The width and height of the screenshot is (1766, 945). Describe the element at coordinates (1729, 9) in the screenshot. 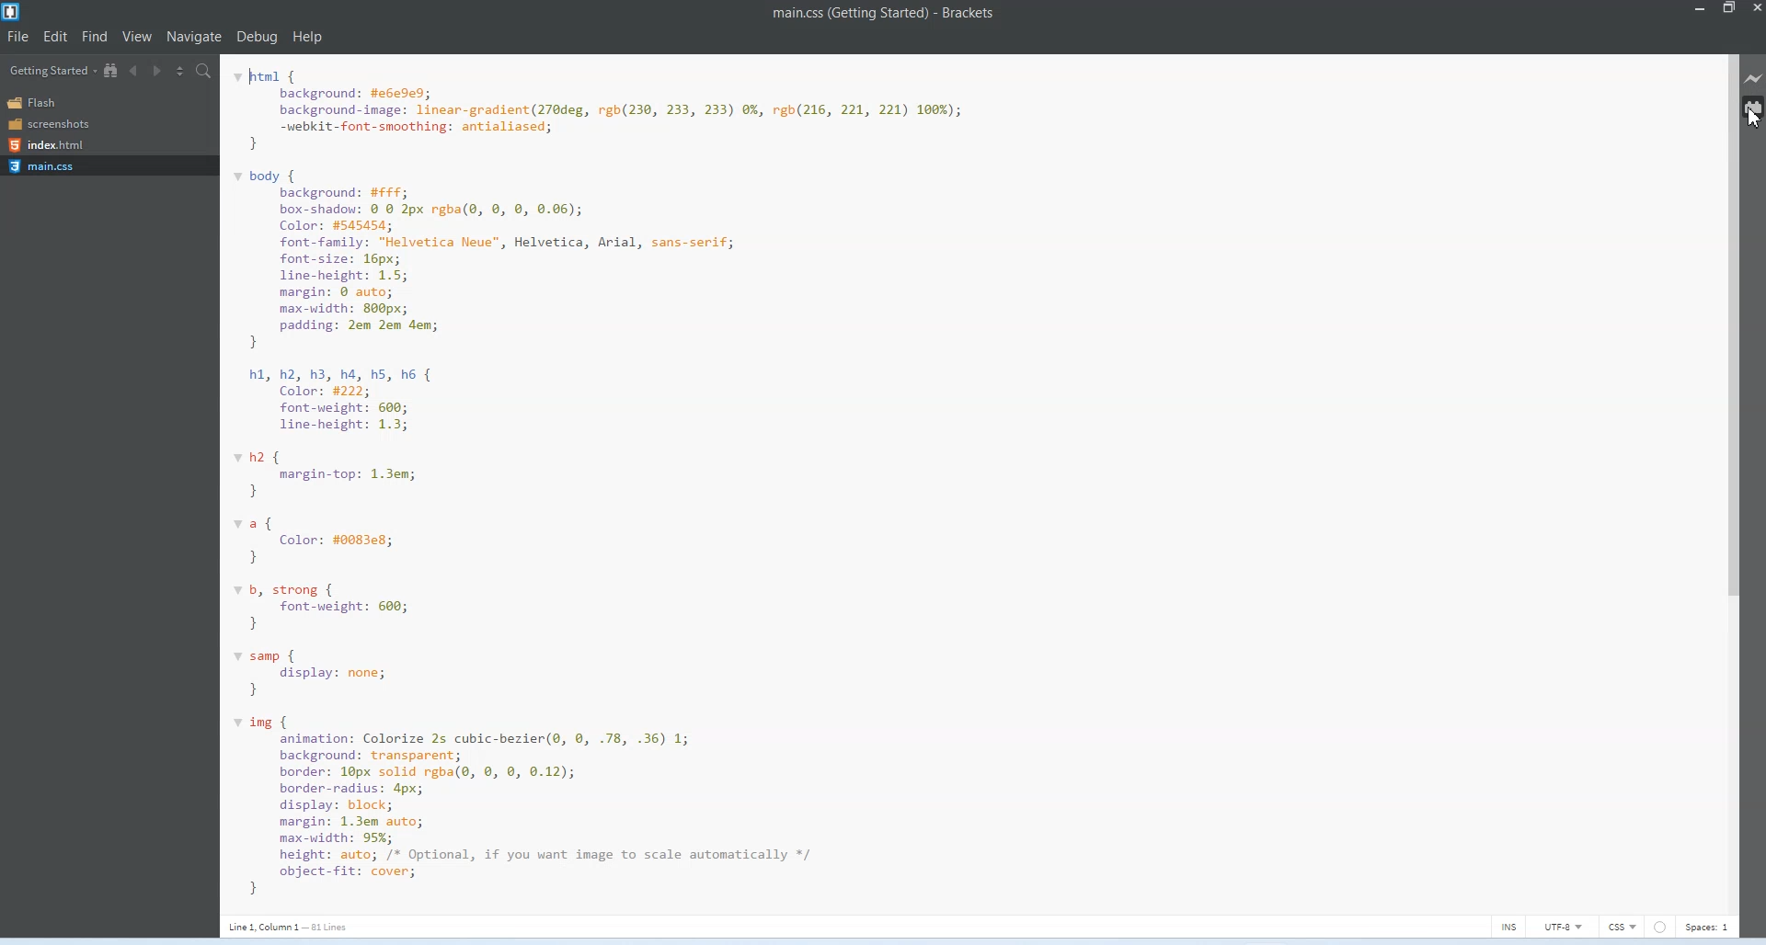

I see `Maximize` at that location.